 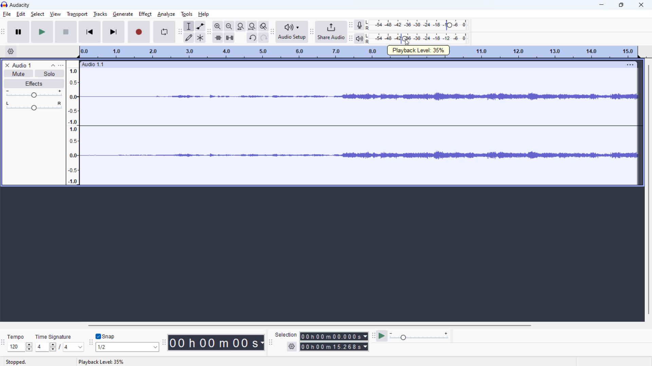 I want to click on waveform, so click(x=359, y=97).